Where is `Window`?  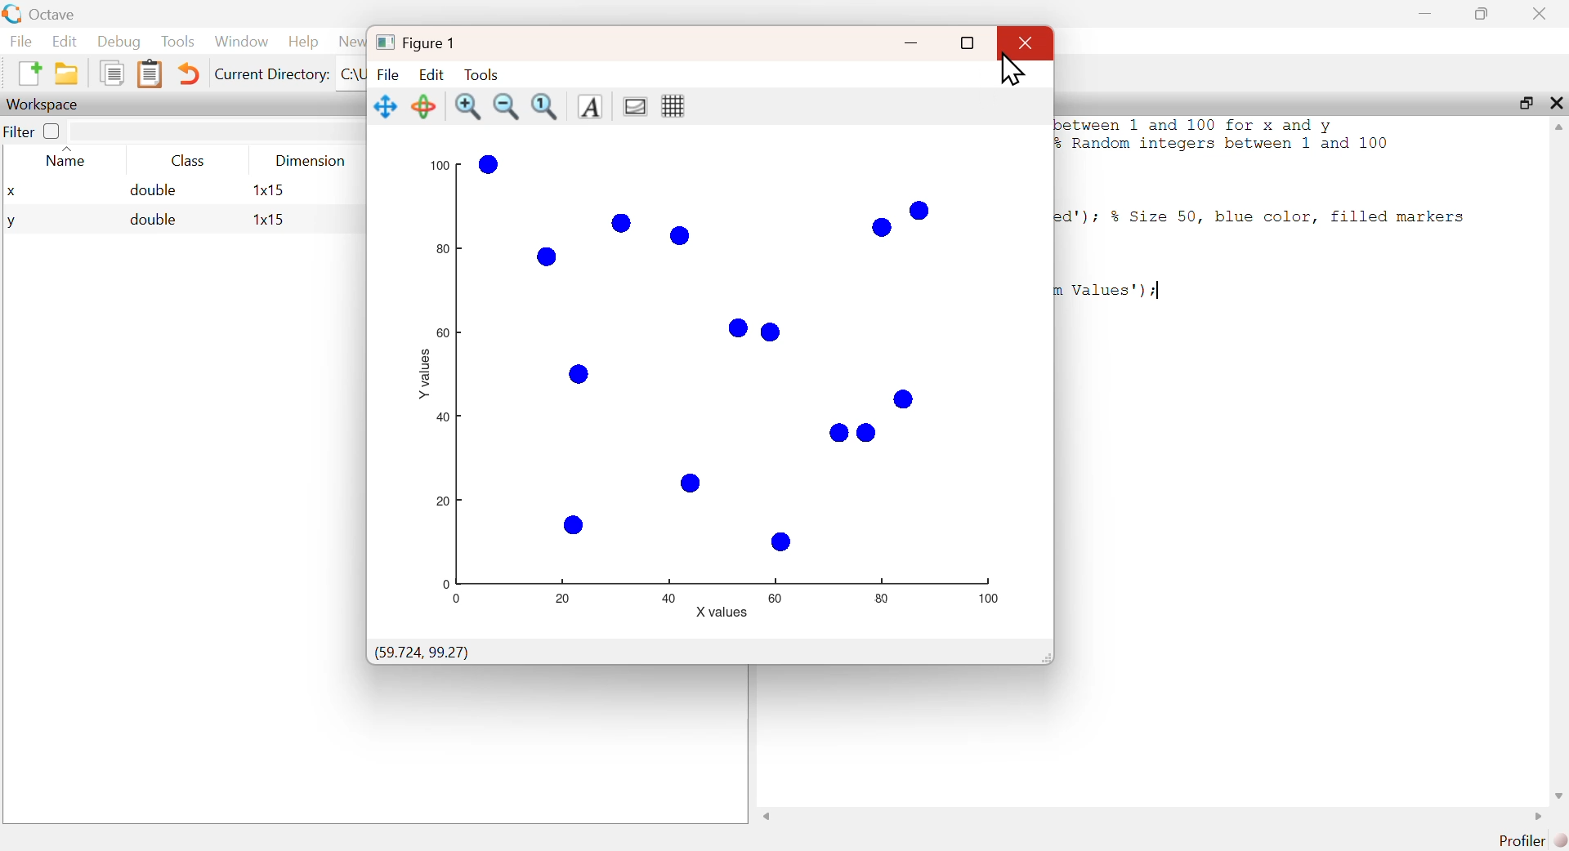
Window is located at coordinates (242, 42).